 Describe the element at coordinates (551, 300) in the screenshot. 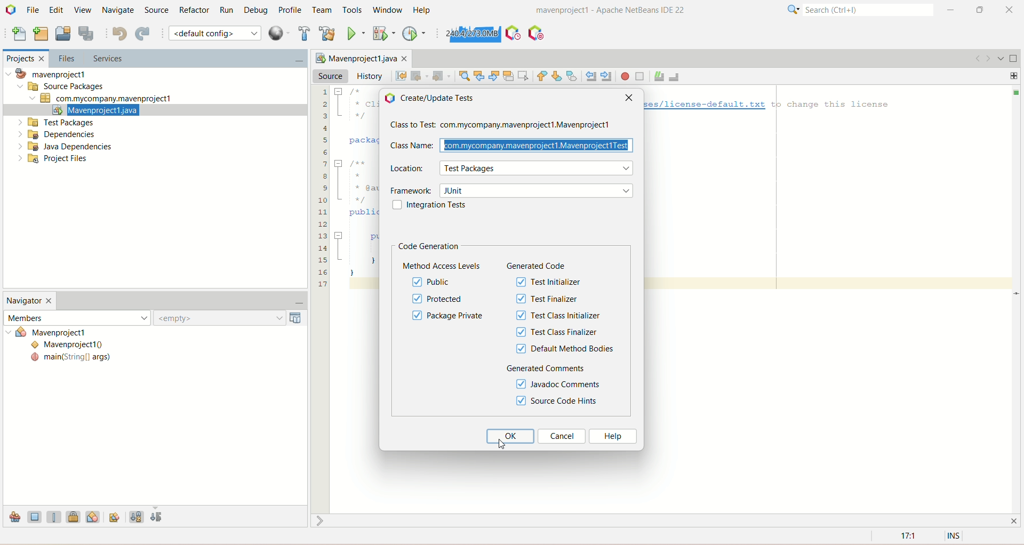

I see `test finalizer` at that location.